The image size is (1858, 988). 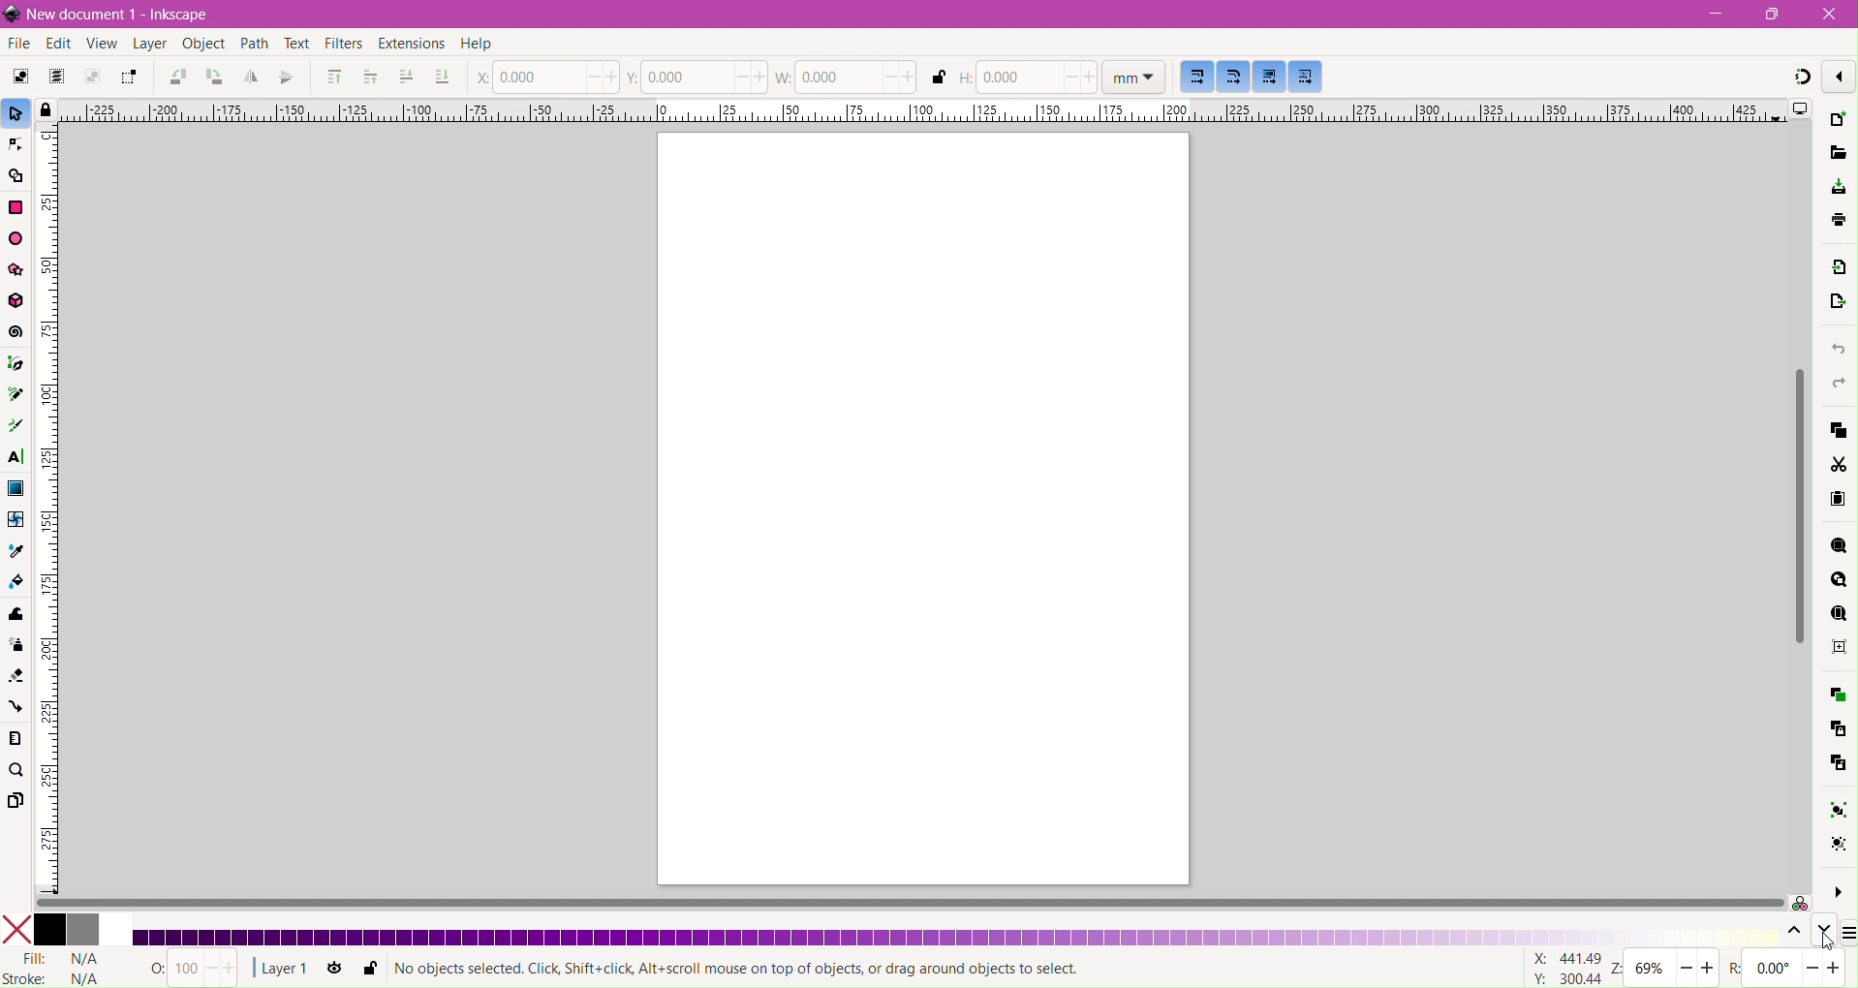 I want to click on Display Options, so click(x=1801, y=110).